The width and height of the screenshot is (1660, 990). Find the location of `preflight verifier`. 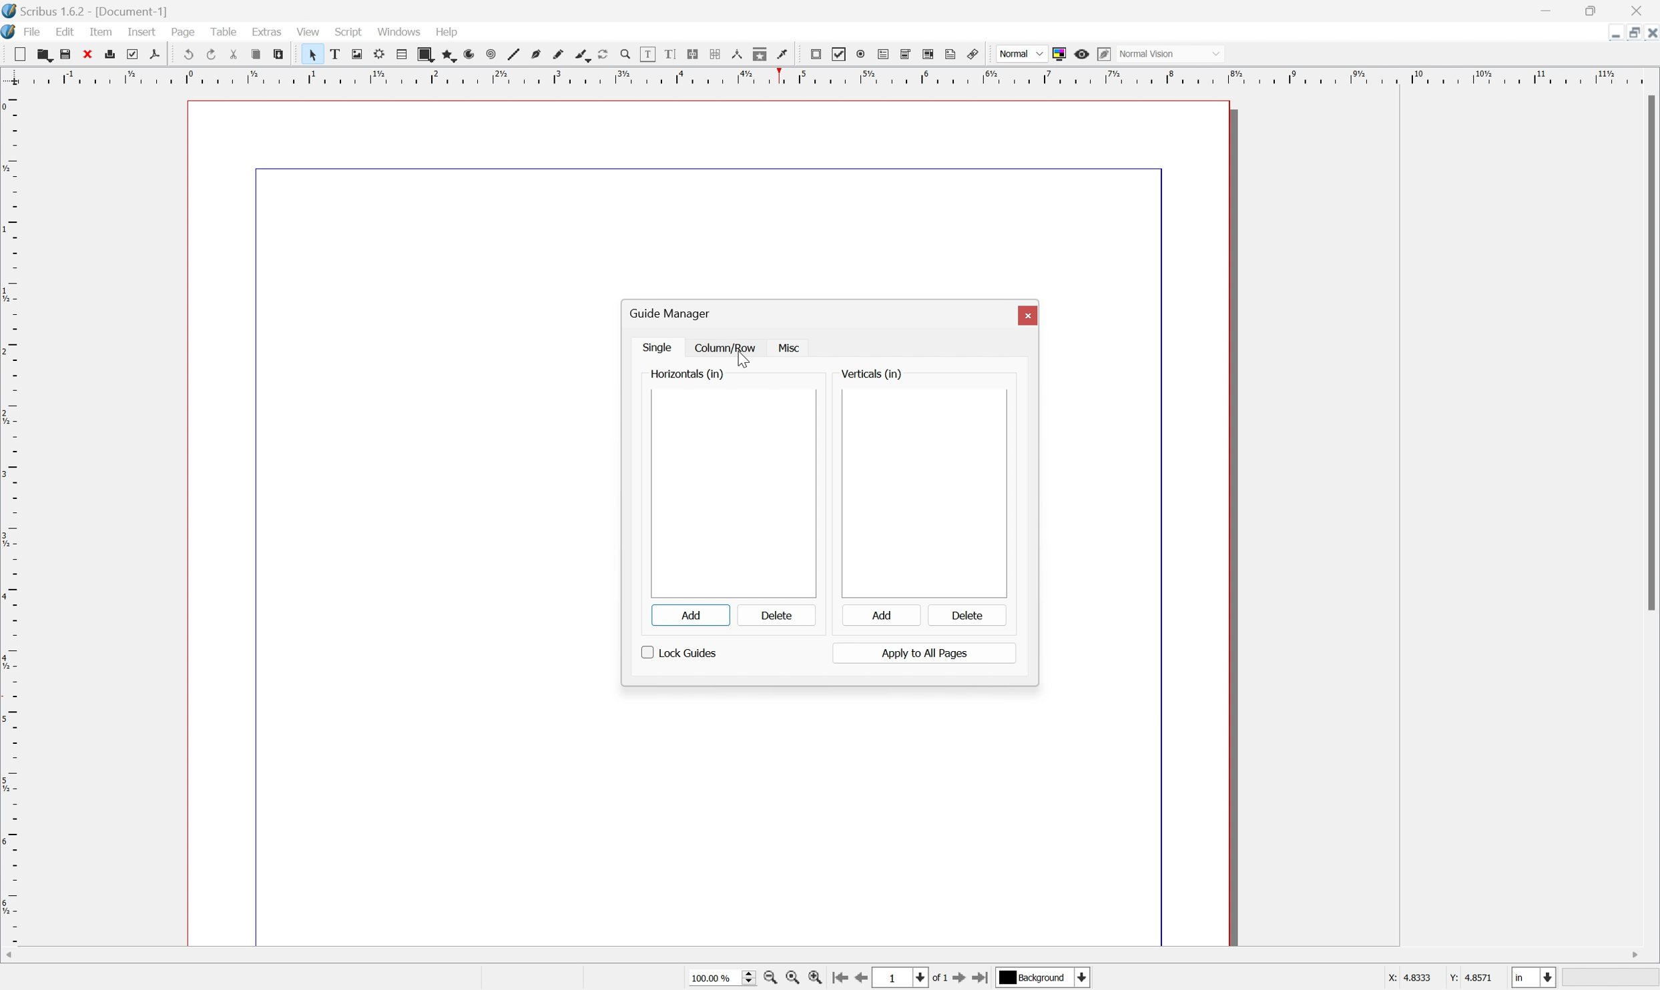

preflight verifier is located at coordinates (139, 55).